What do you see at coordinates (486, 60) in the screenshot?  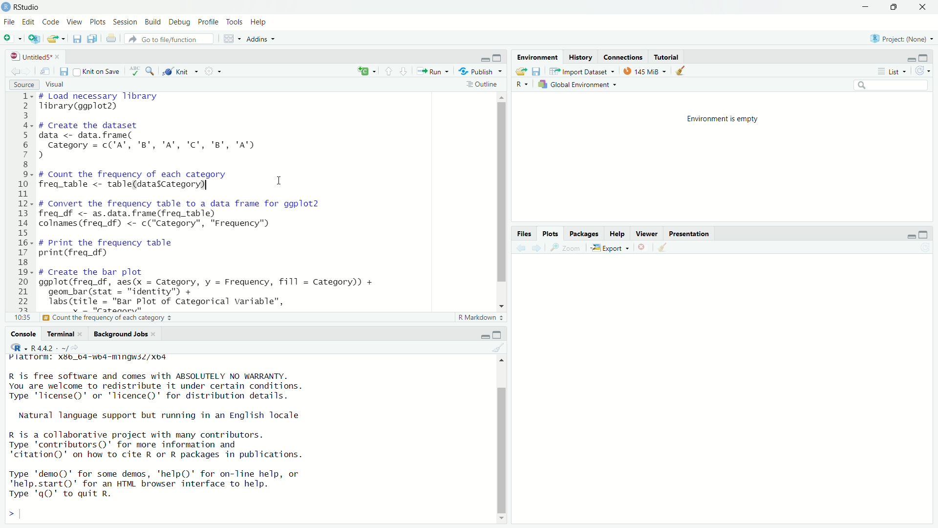 I see `minimize` at bounding box center [486, 60].